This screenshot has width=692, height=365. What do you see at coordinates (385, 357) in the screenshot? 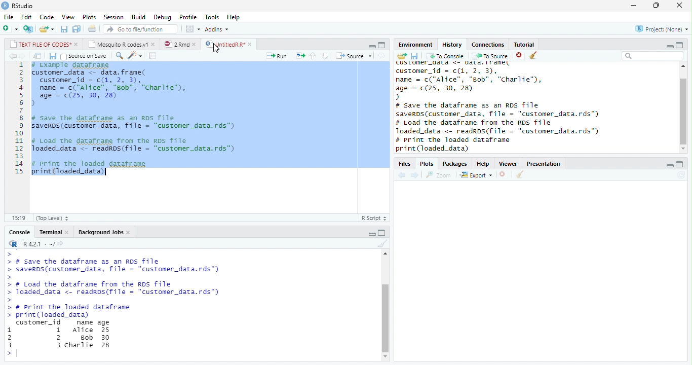
I see `scroll down` at bounding box center [385, 357].